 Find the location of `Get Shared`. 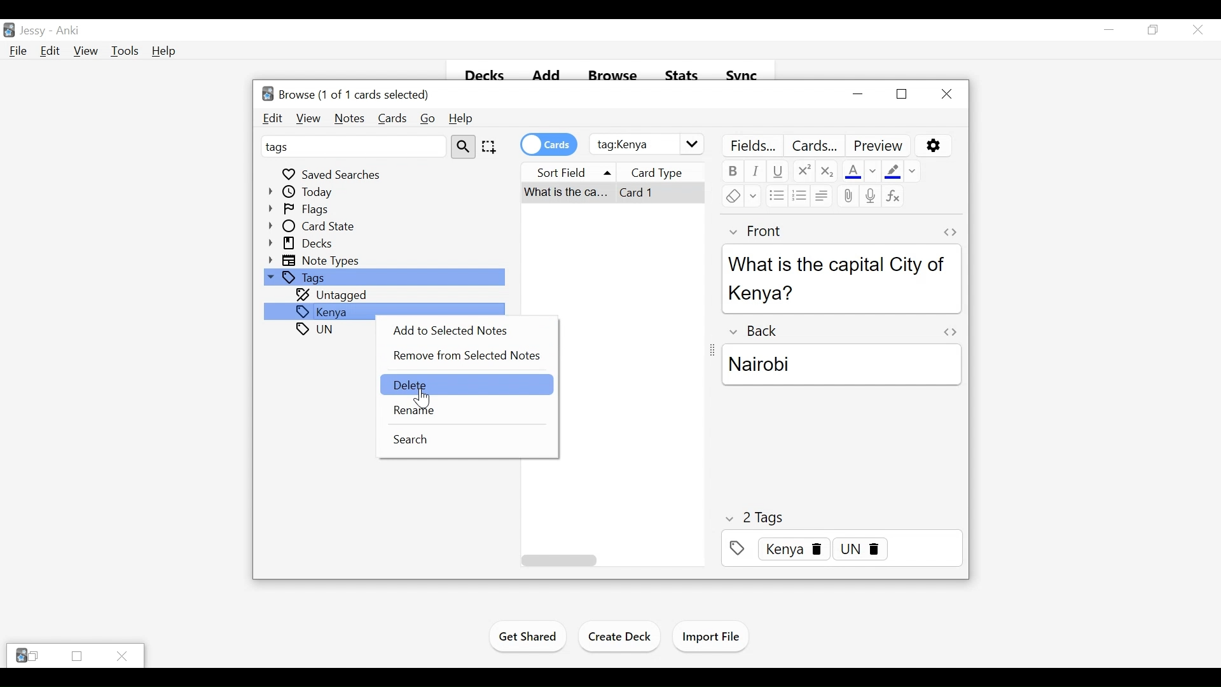

Get Shared is located at coordinates (528, 639).